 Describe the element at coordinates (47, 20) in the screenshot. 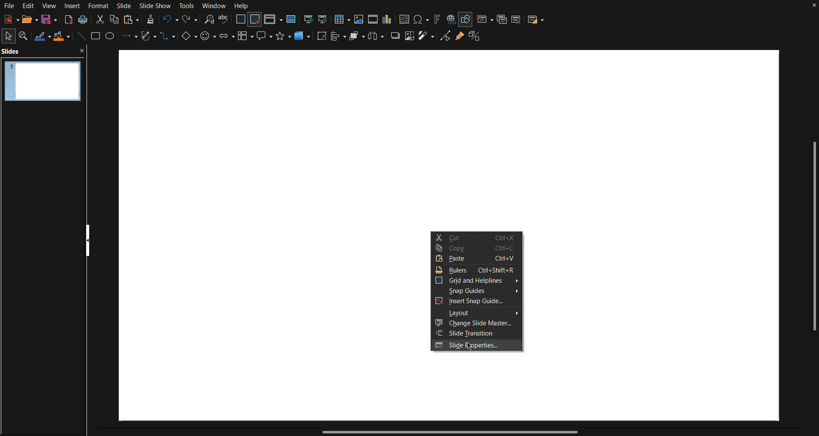

I see `Save` at that location.